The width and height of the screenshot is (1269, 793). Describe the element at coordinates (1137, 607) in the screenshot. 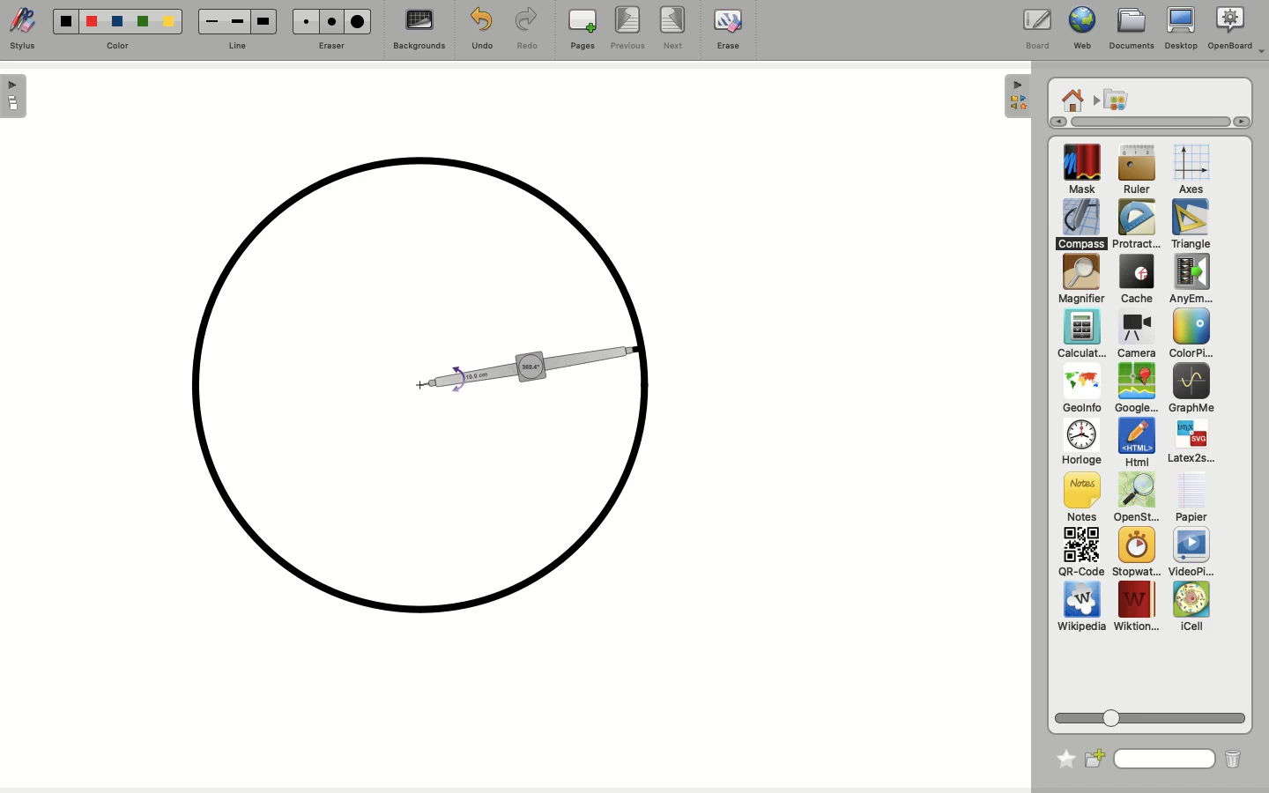

I see `Wiktion` at that location.